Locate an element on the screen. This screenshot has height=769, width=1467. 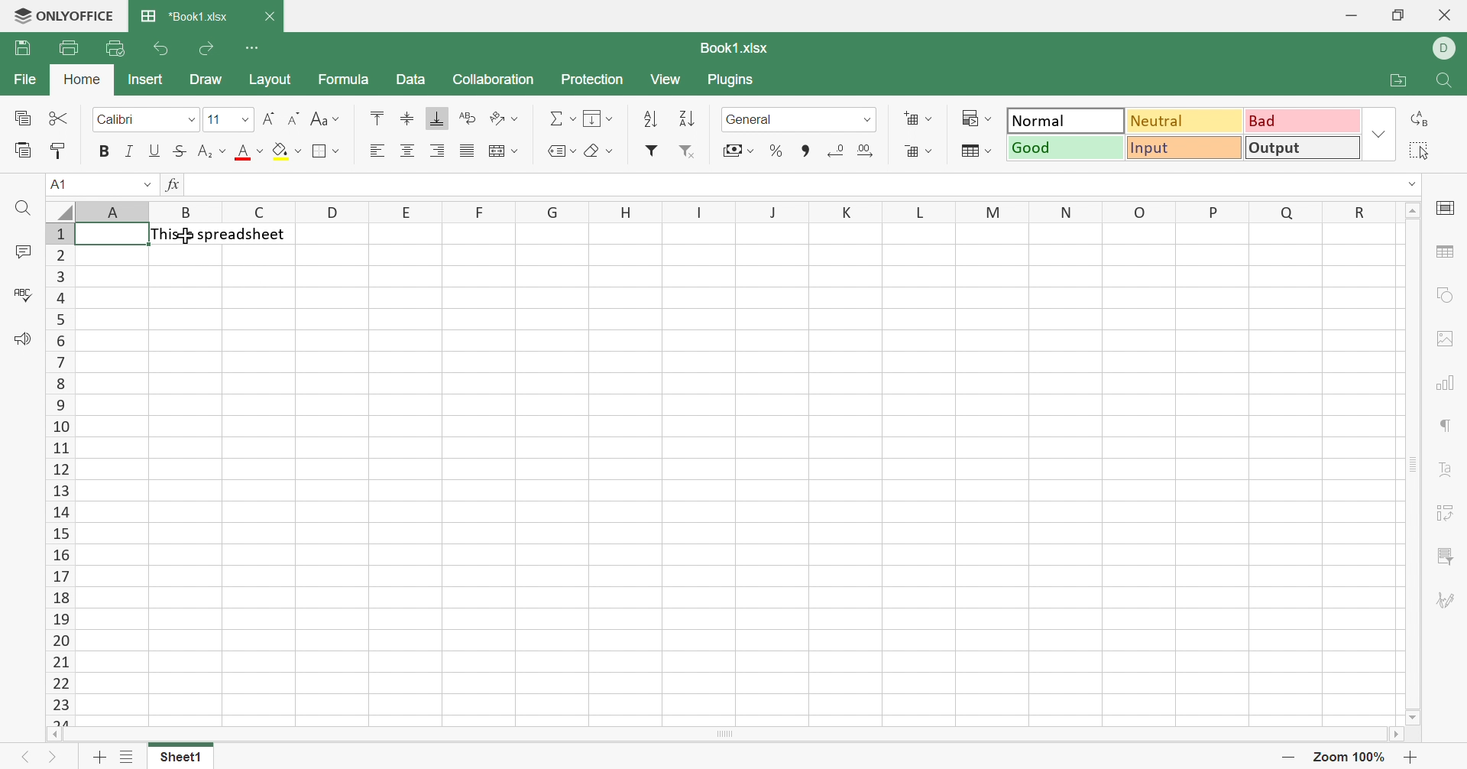
Calibri is located at coordinates (119, 120).